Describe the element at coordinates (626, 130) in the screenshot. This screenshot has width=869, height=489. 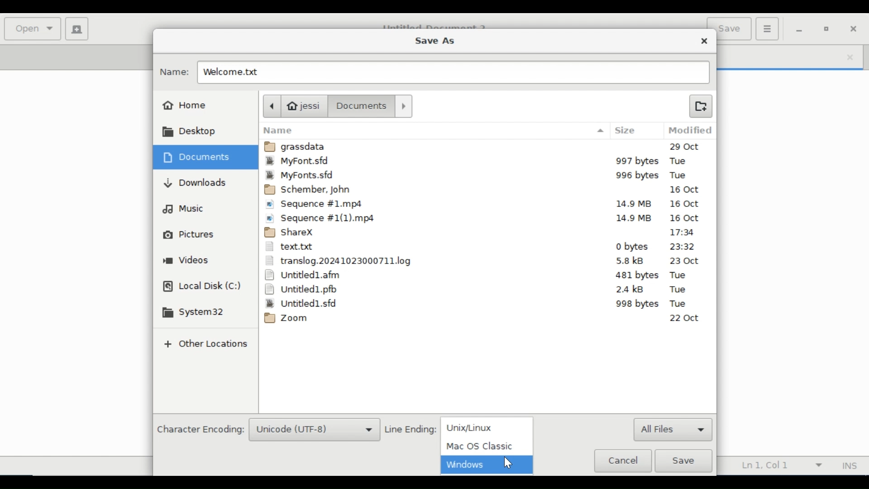
I see `Size` at that location.